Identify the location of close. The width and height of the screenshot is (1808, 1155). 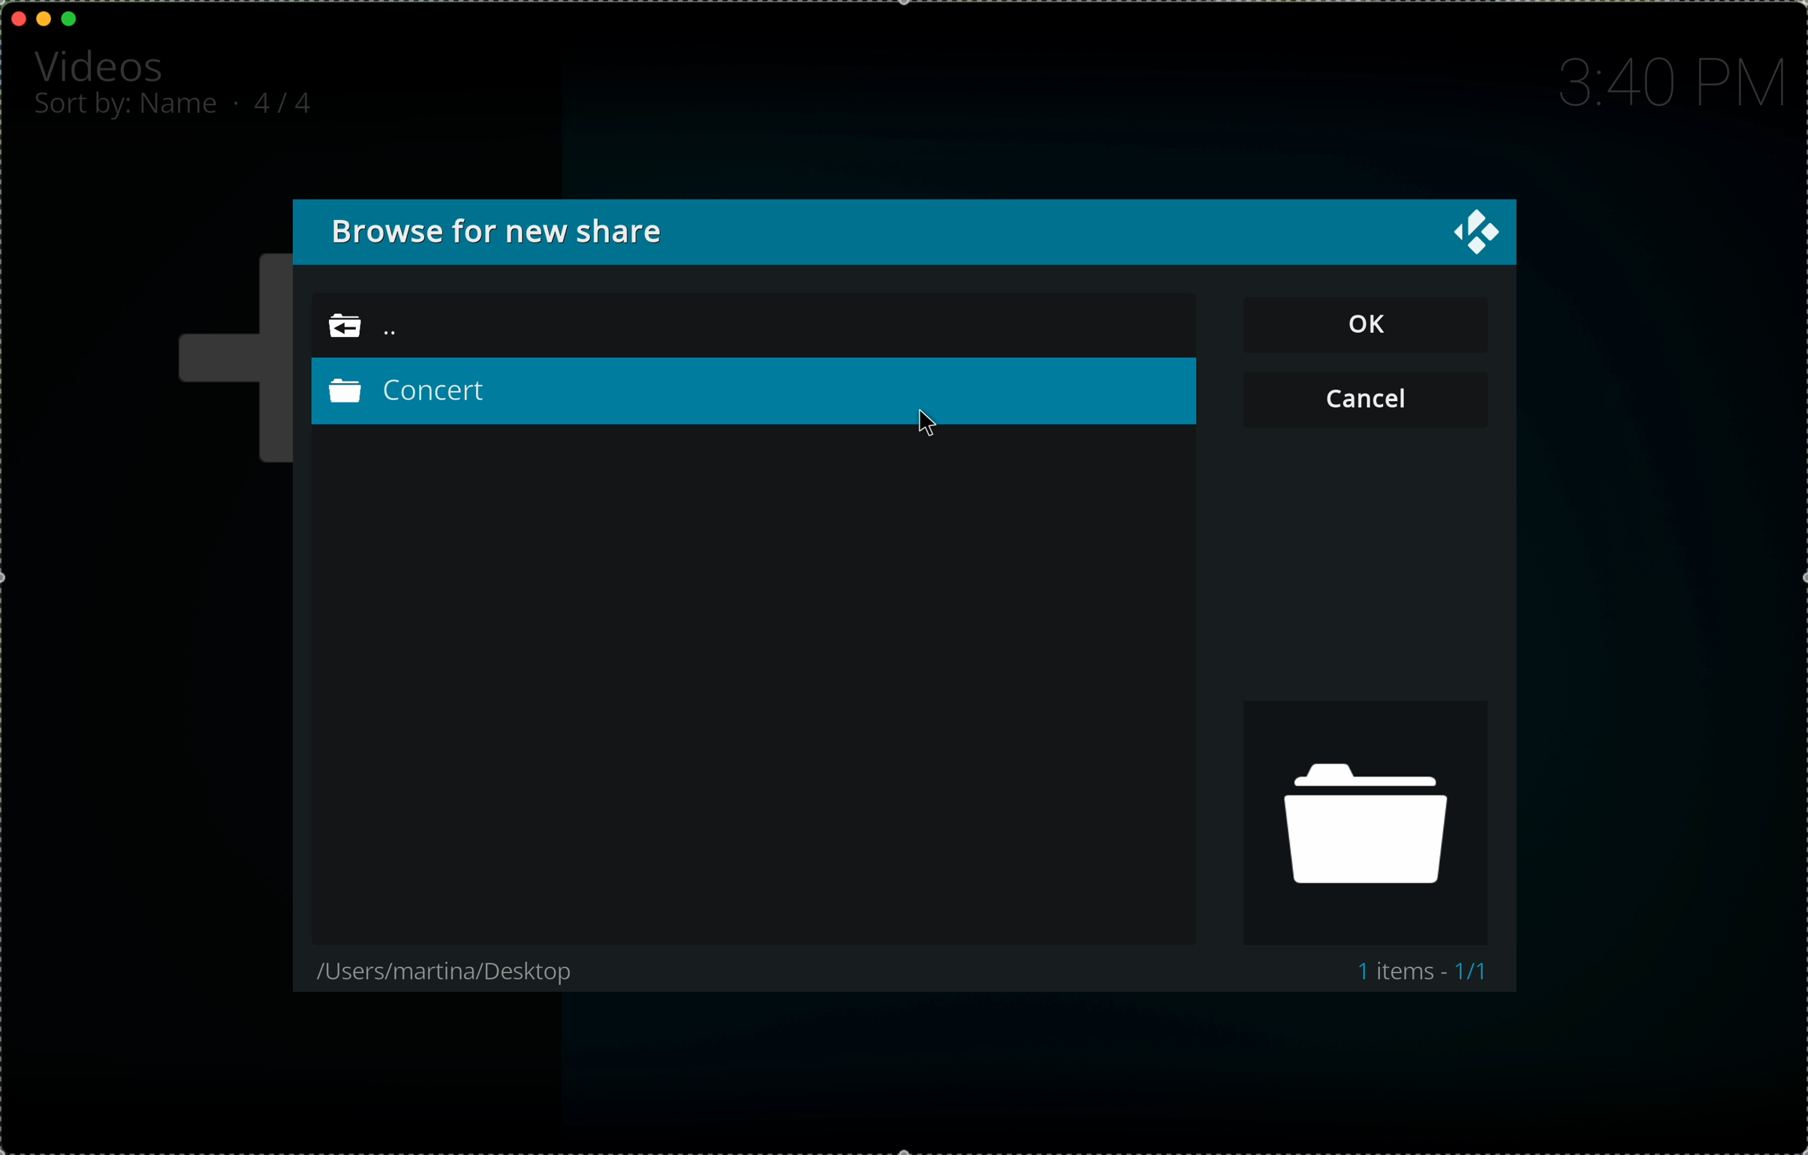
(20, 18).